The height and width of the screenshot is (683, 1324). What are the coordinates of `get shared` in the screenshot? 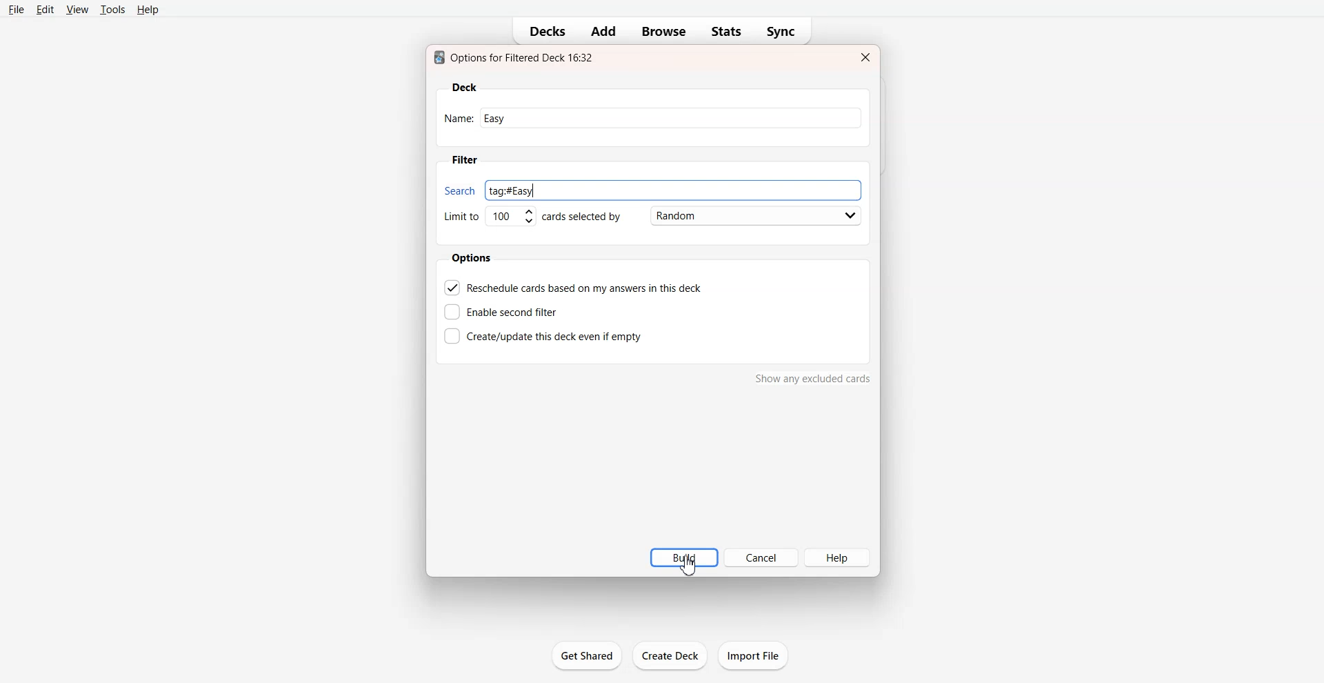 It's located at (589, 657).